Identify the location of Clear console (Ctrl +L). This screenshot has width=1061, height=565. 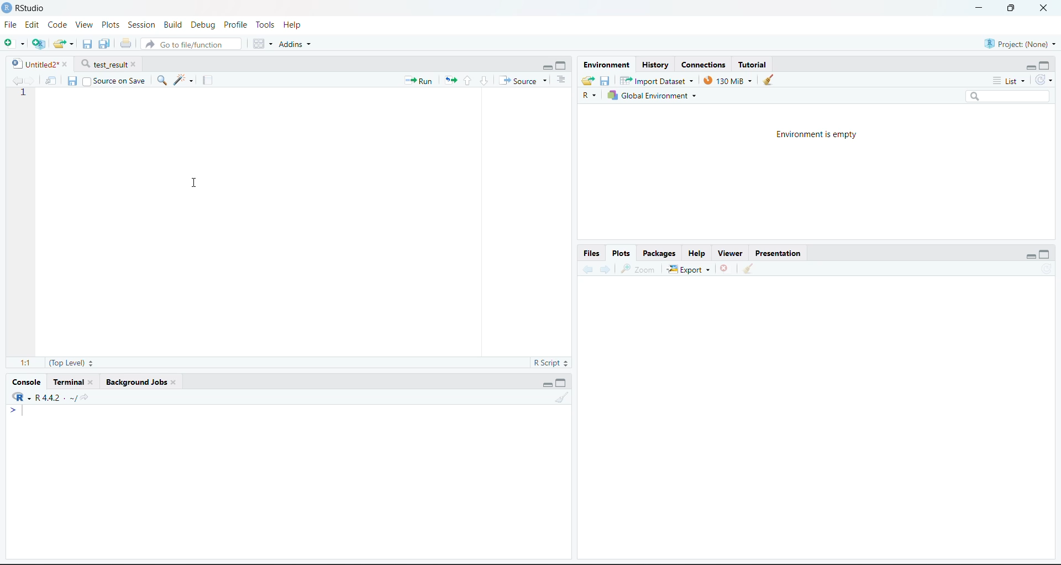
(770, 80).